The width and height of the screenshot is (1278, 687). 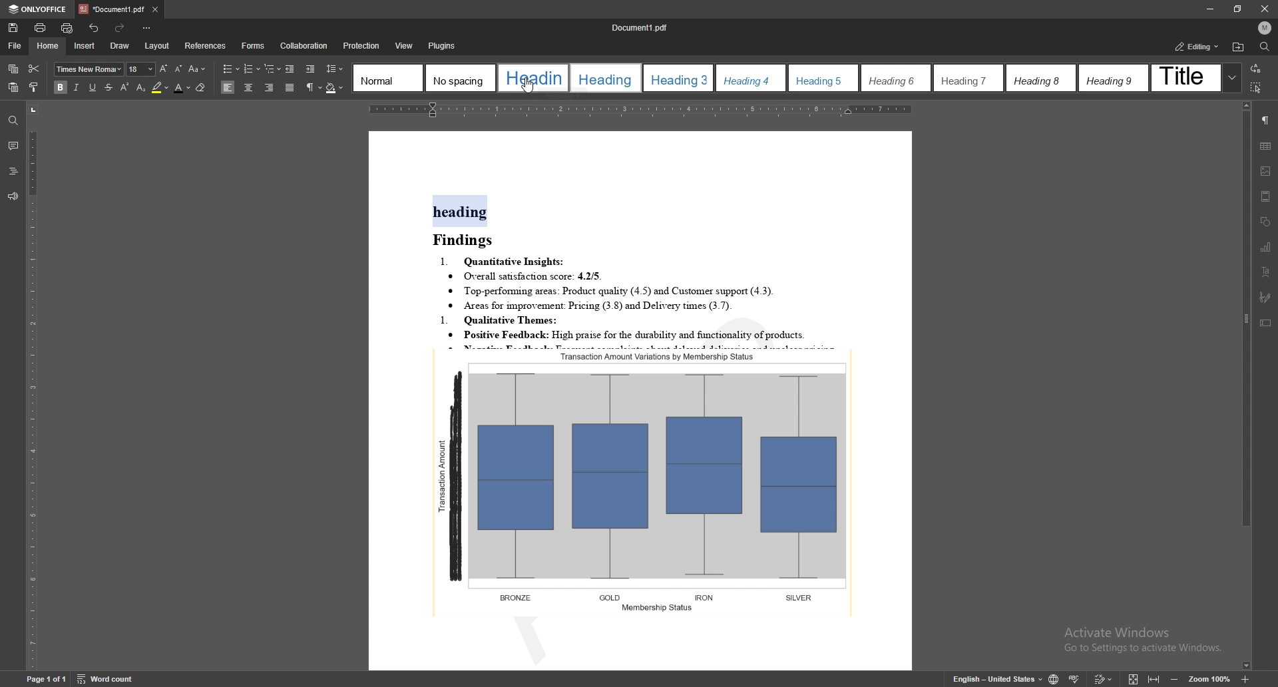 What do you see at coordinates (141, 69) in the screenshot?
I see `font size` at bounding box center [141, 69].